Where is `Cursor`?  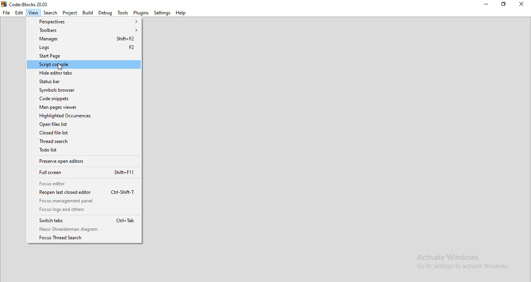
Cursor is located at coordinates (62, 67).